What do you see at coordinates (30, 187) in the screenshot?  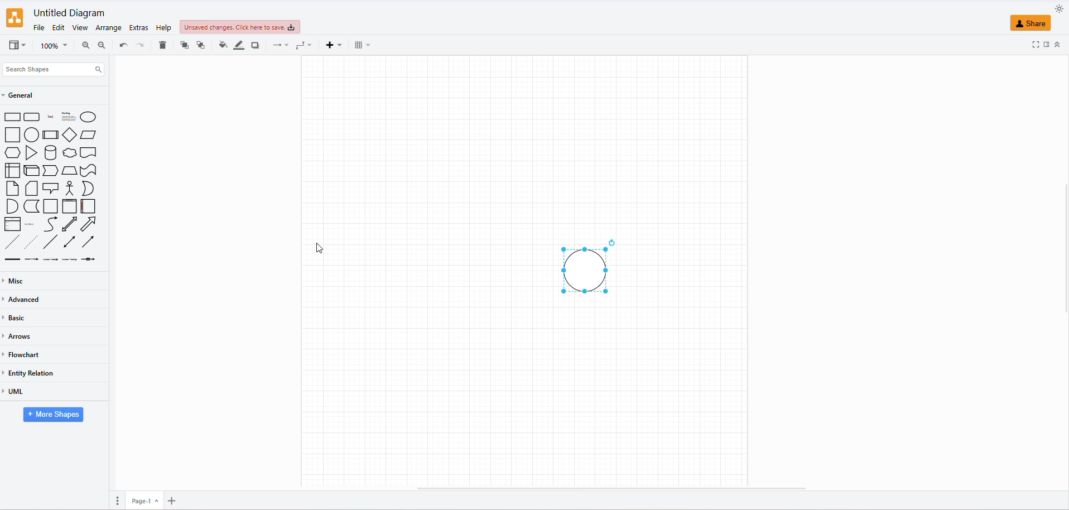 I see `CARD` at bounding box center [30, 187].